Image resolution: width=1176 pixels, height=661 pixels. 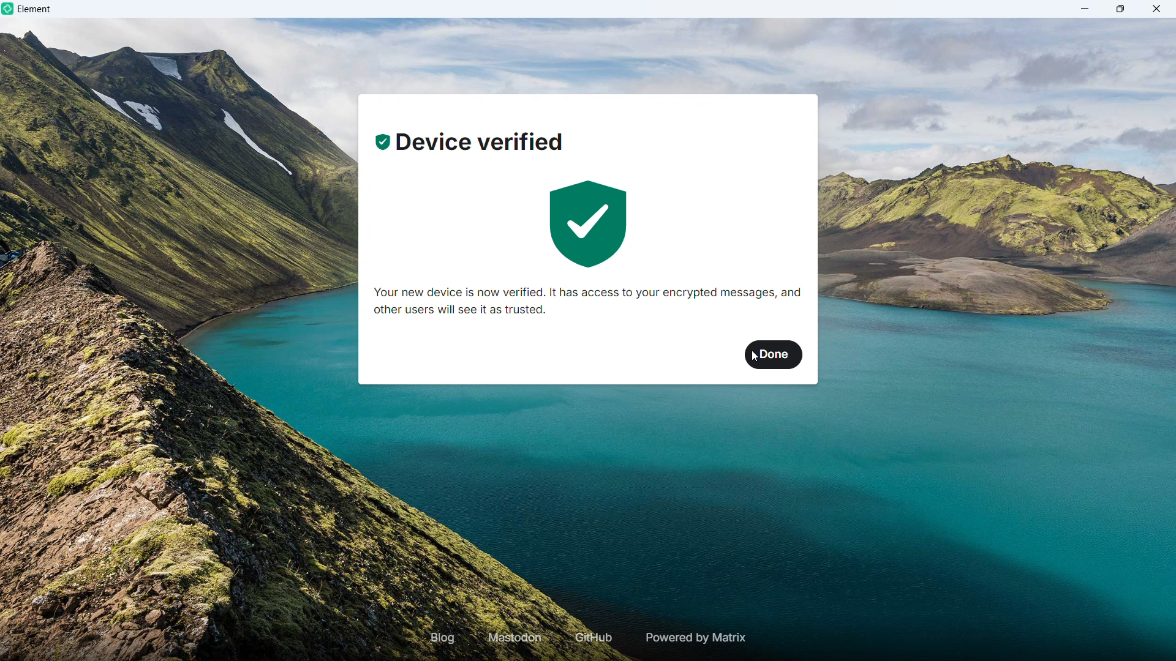 I want to click on Verification logo, so click(x=589, y=225).